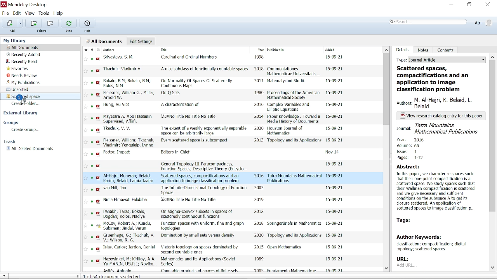  I want to click on title, so click(196, 141).